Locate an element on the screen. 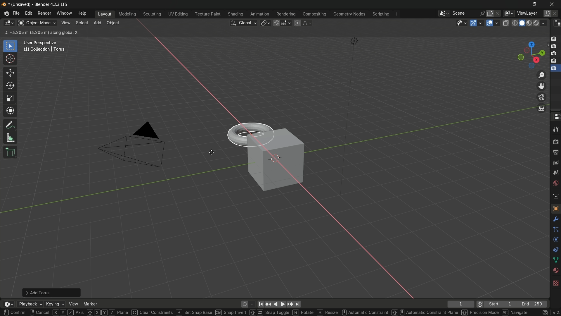  torus moving along x axis is located at coordinates (249, 133).